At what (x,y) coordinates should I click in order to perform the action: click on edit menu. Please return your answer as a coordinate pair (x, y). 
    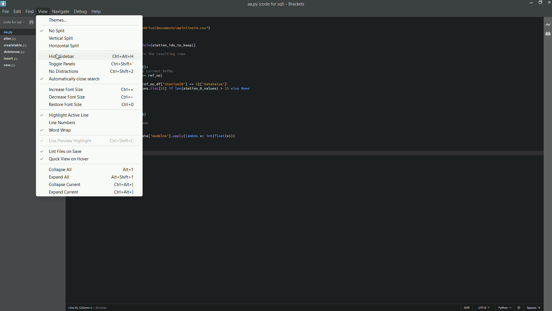
    Looking at the image, I should click on (17, 11).